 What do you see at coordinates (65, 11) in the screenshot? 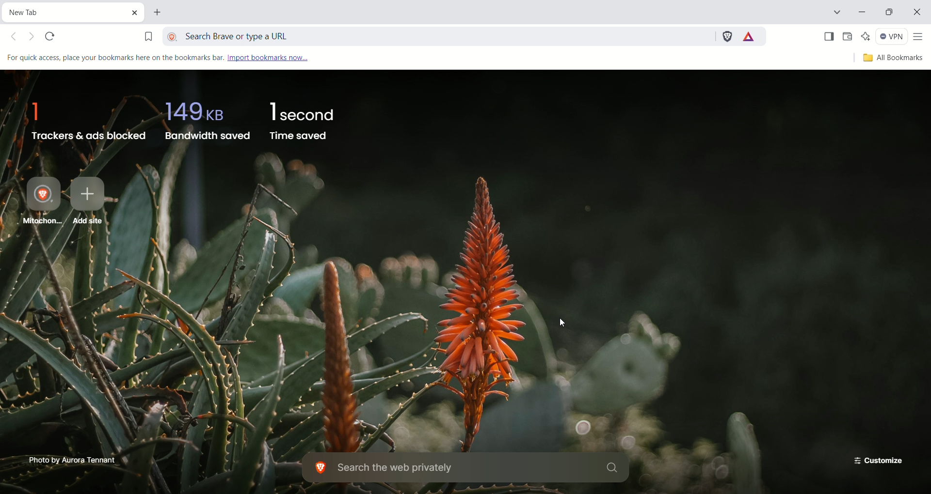
I see `current tab` at bounding box center [65, 11].